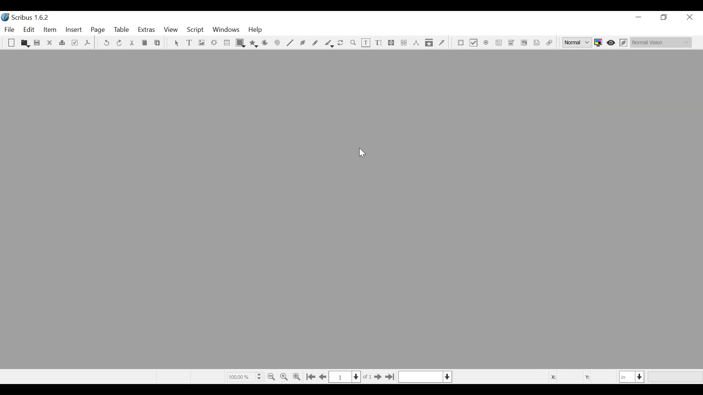 The width and height of the screenshot is (703, 395). Describe the element at coordinates (376, 377) in the screenshot. I see `Go to next Page` at that location.